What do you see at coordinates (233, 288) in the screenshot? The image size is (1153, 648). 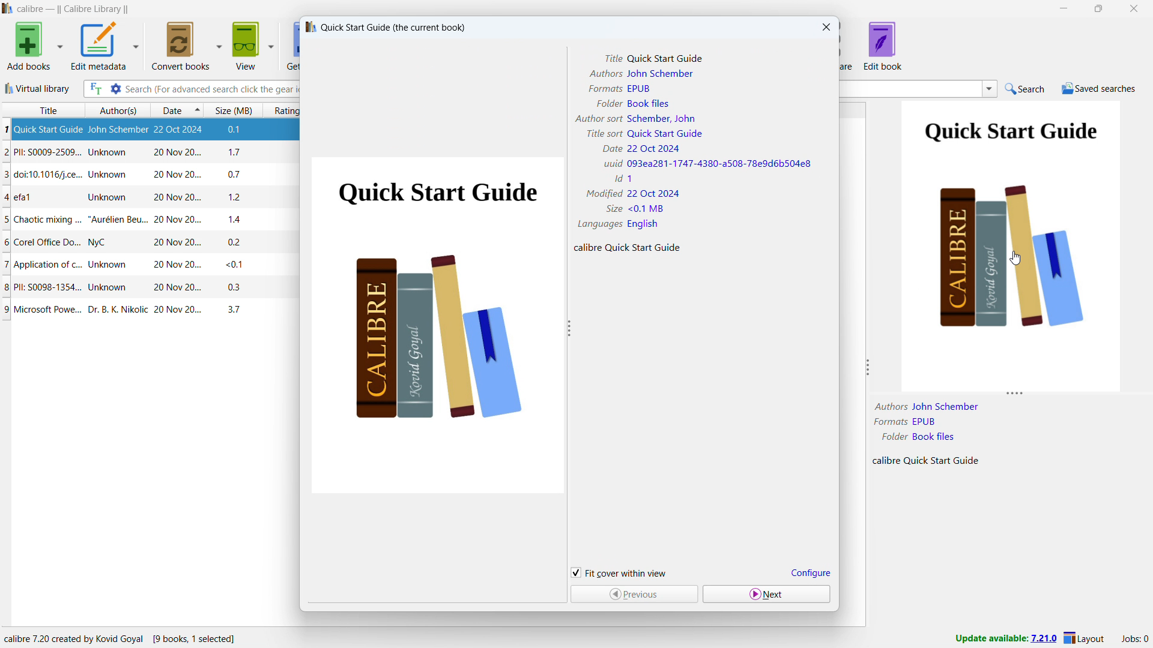 I see `0.3` at bounding box center [233, 288].